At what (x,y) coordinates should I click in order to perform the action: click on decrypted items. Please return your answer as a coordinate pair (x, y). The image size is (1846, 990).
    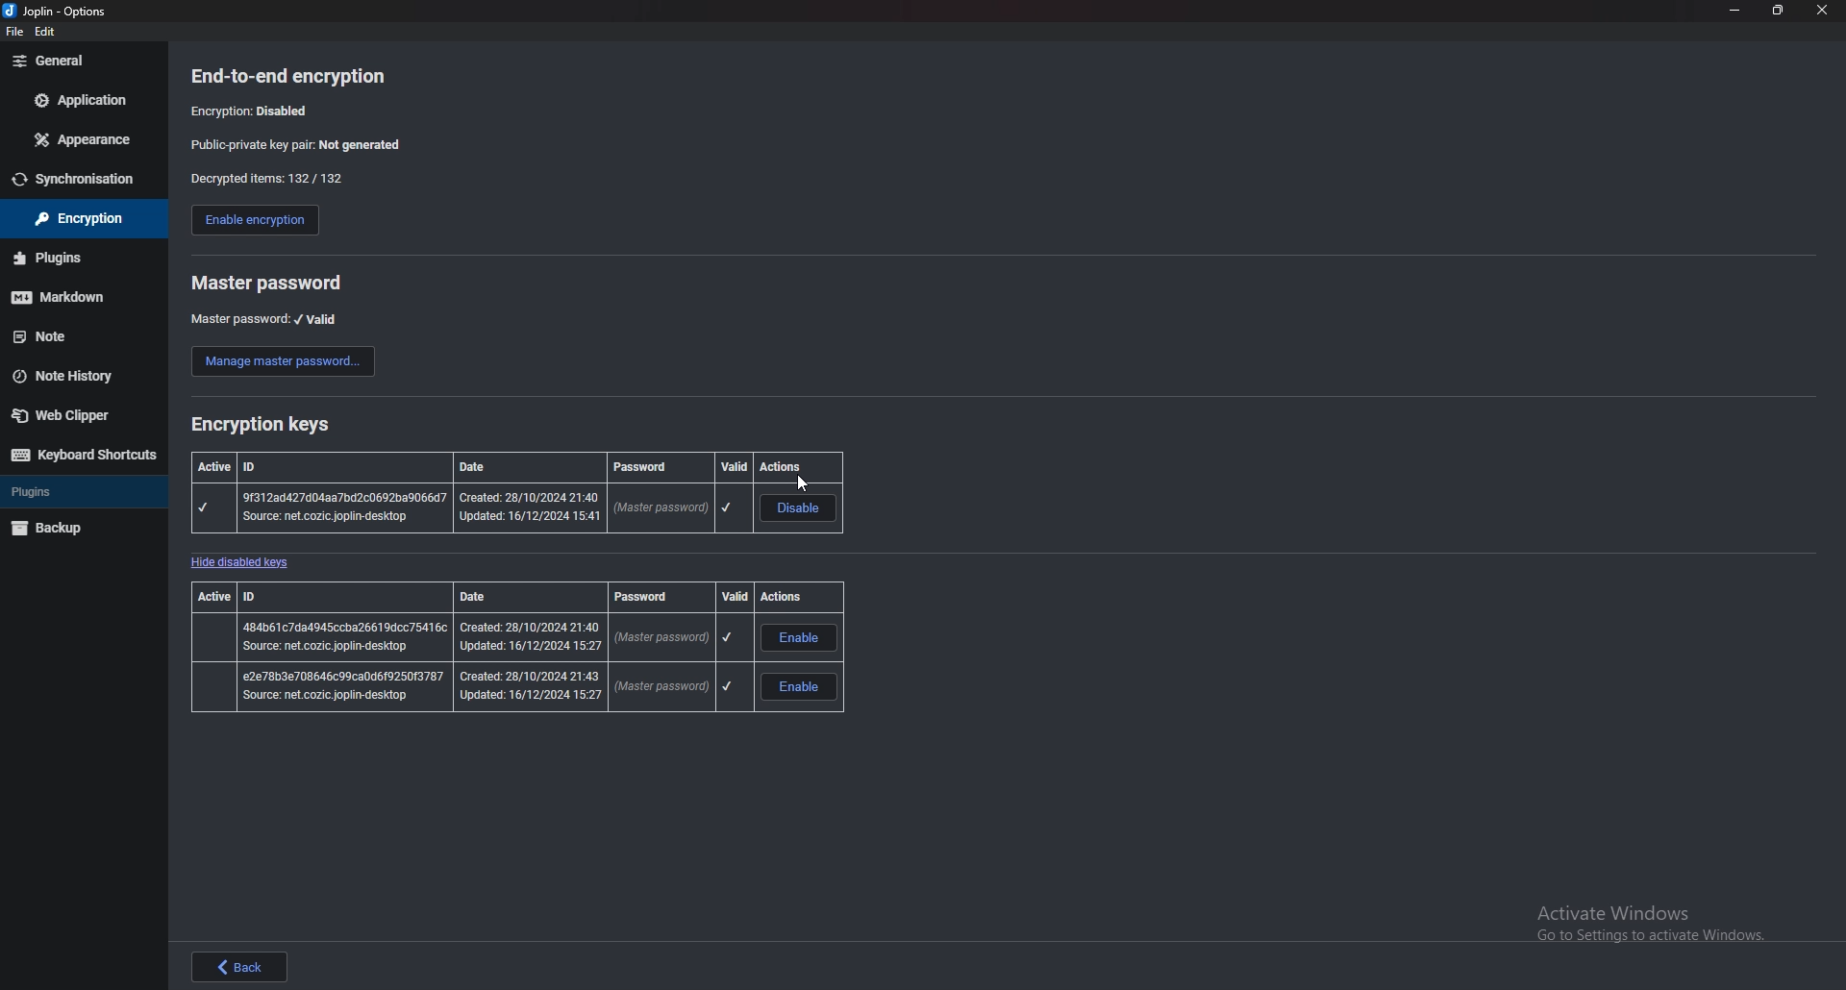
    Looking at the image, I should click on (275, 179).